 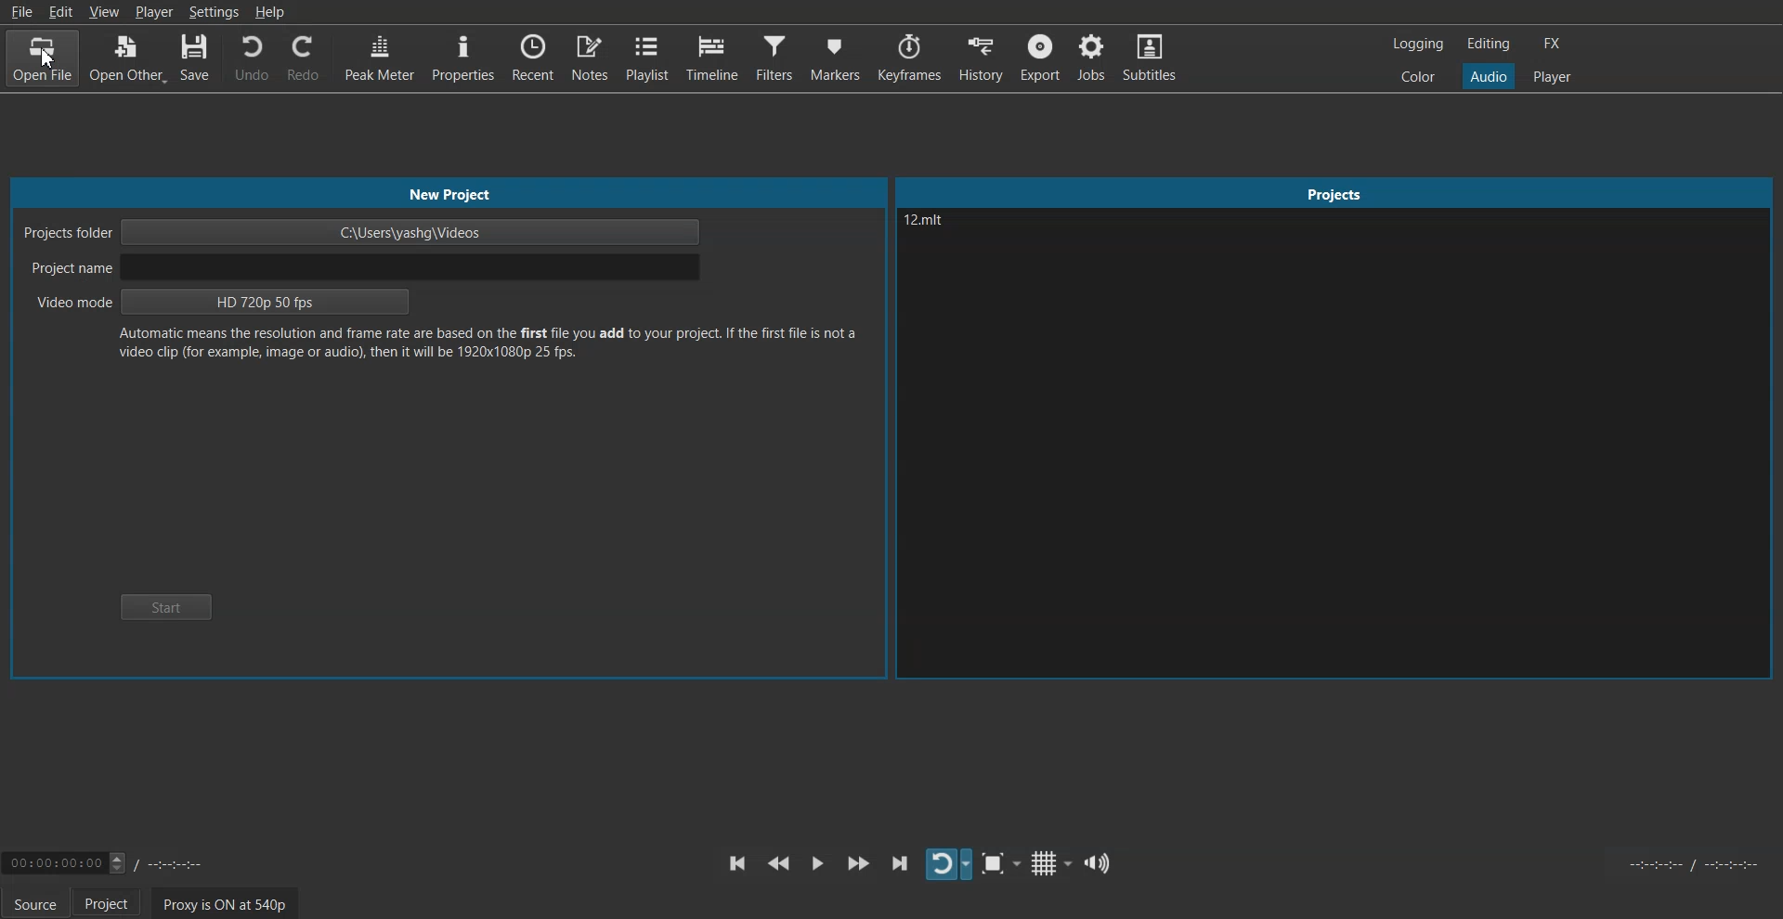 What do you see at coordinates (737, 863) in the screenshot?
I see `Skip To previous point` at bounding box center [737, 863].